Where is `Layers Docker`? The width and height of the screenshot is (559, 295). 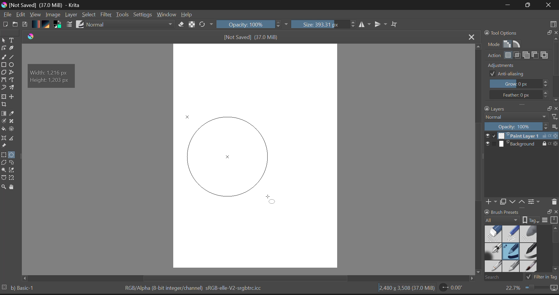
Layers Docker is located at coordinates (519, 156).